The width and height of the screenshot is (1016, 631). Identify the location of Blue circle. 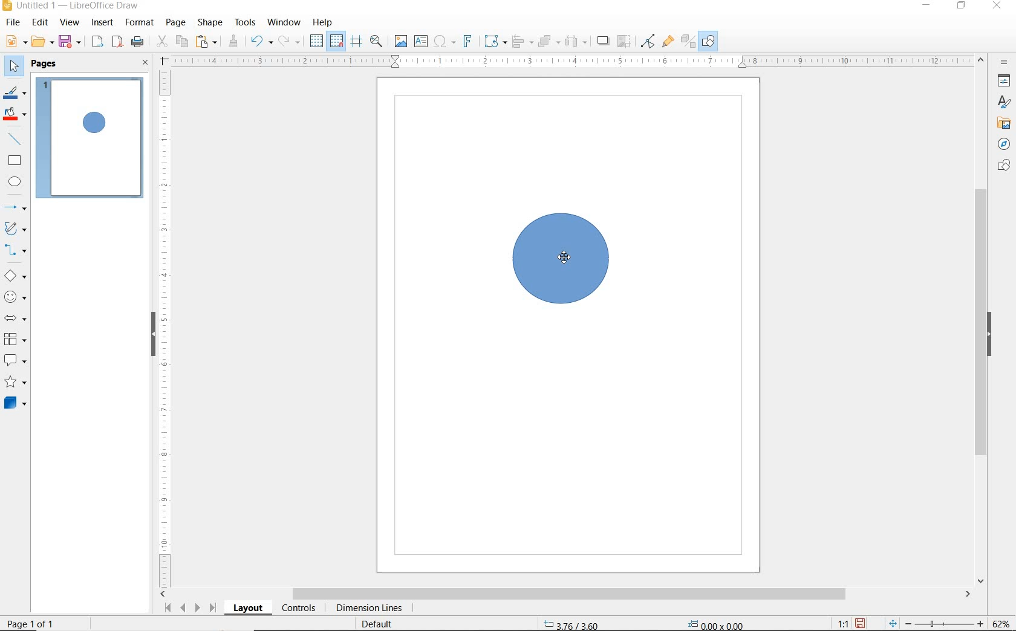
(561, 257).